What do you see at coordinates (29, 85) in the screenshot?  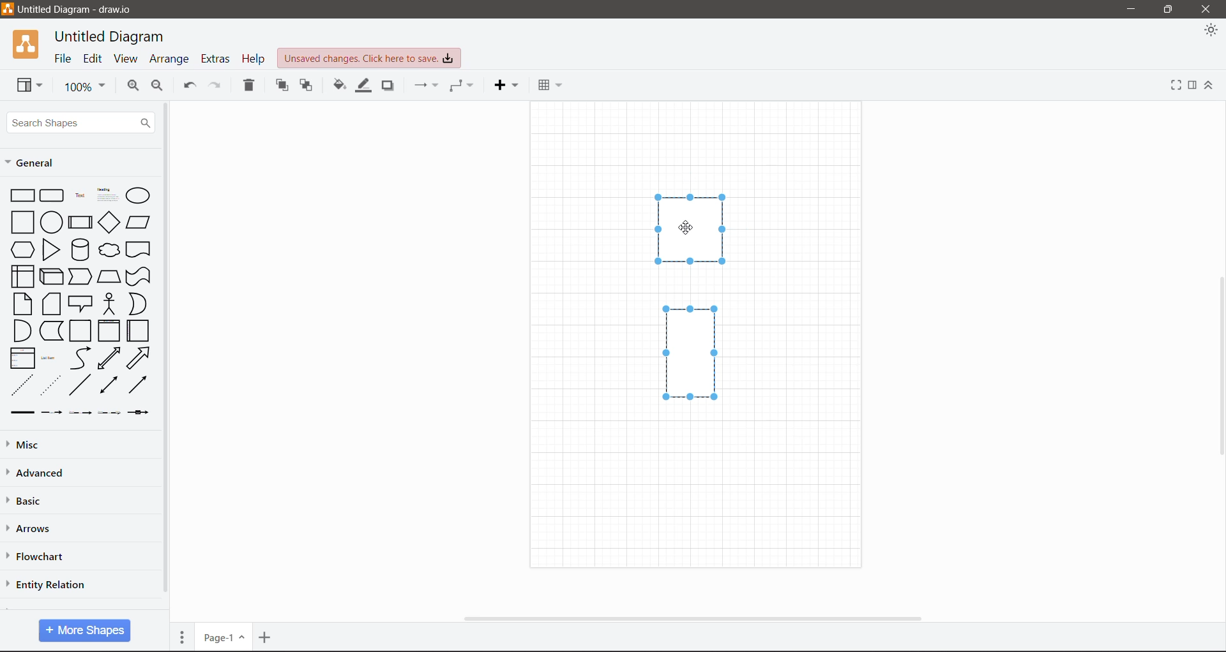 I see `View` at bounding box center [29, 85].